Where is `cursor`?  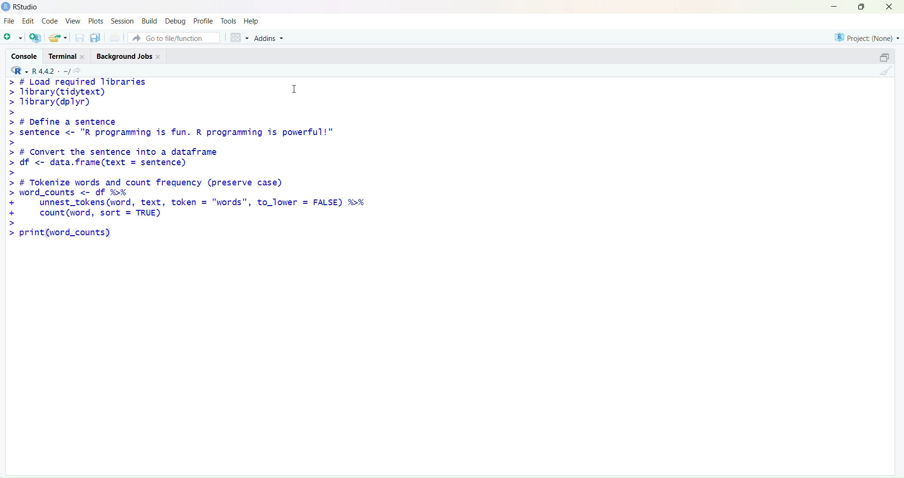
cursor is located at coordinates (295, 90).